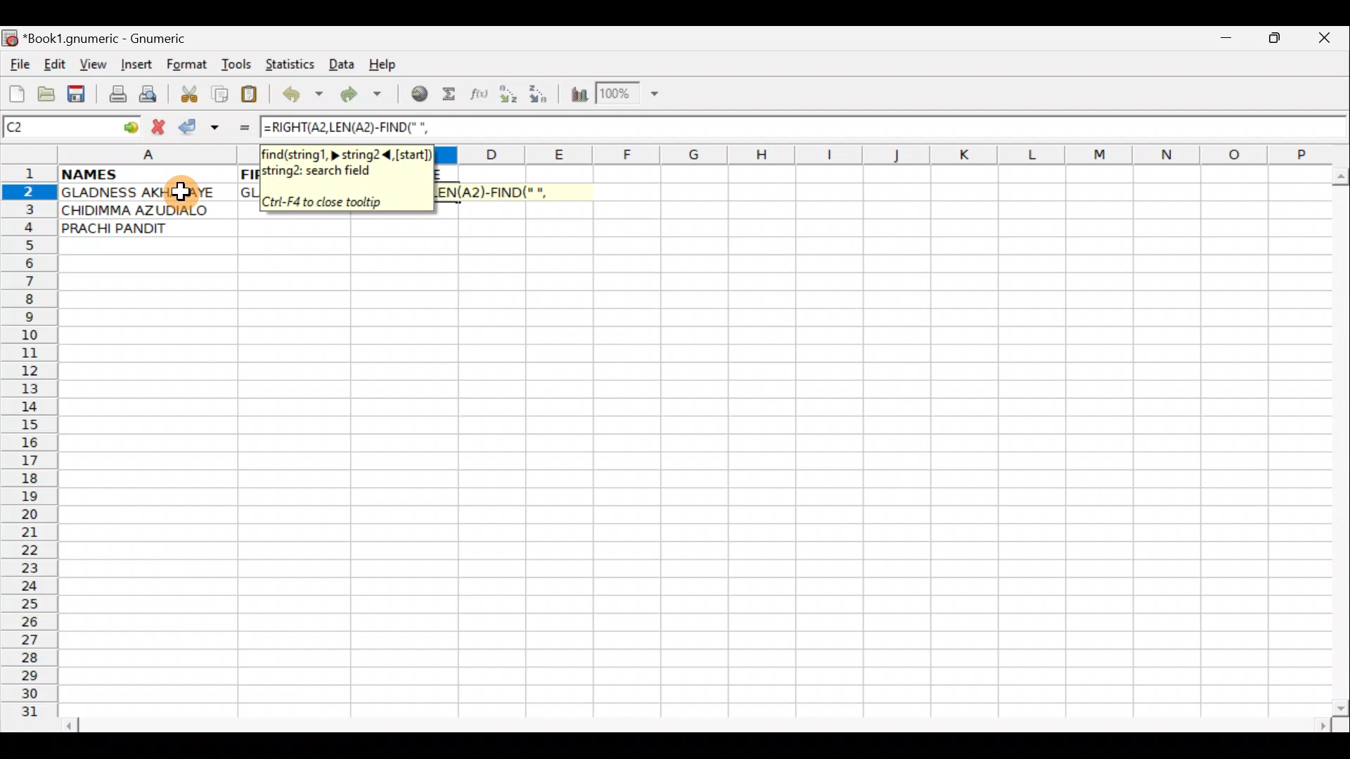  Describe the element at coordinates (699, 723) in the screenshot. I see `Scroll bar` at that location.